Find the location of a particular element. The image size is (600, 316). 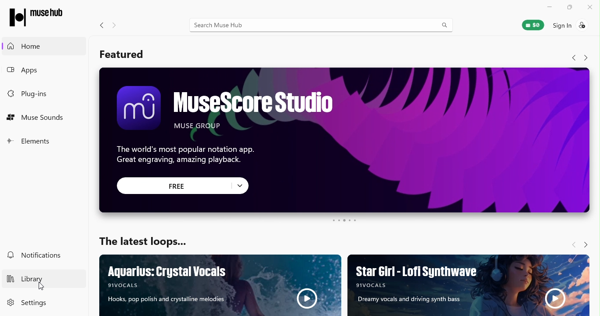

Elements is located at coordinates (34, 141).